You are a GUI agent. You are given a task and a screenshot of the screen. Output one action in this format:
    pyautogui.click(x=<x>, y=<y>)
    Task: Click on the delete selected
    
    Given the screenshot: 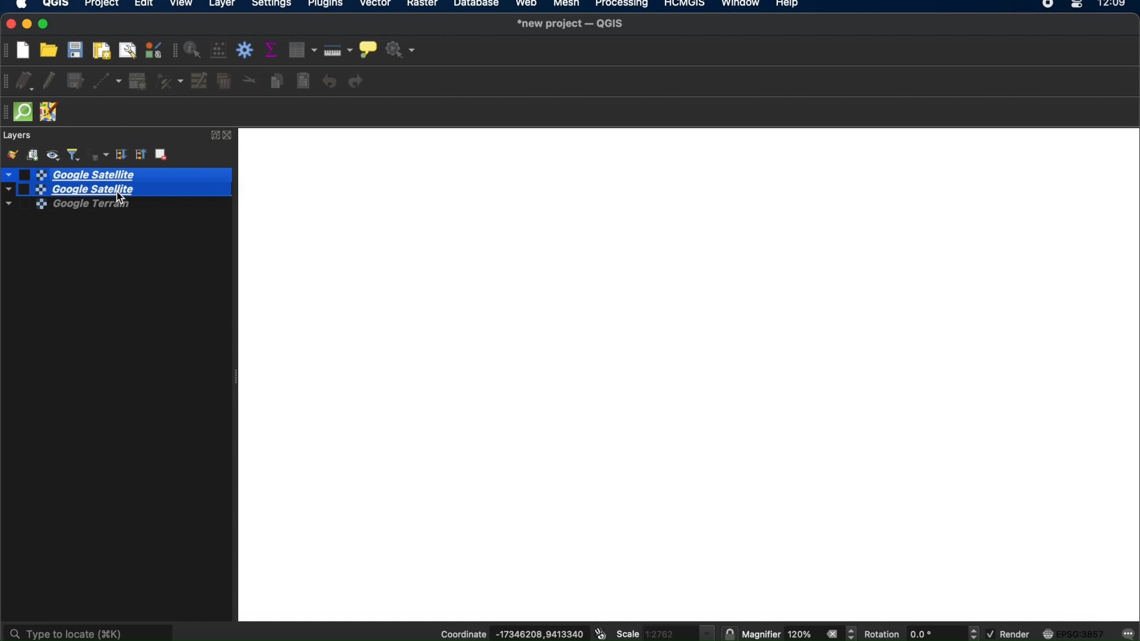 What is the action you would take?
    pyautogui.click(x=224, y=82)
    